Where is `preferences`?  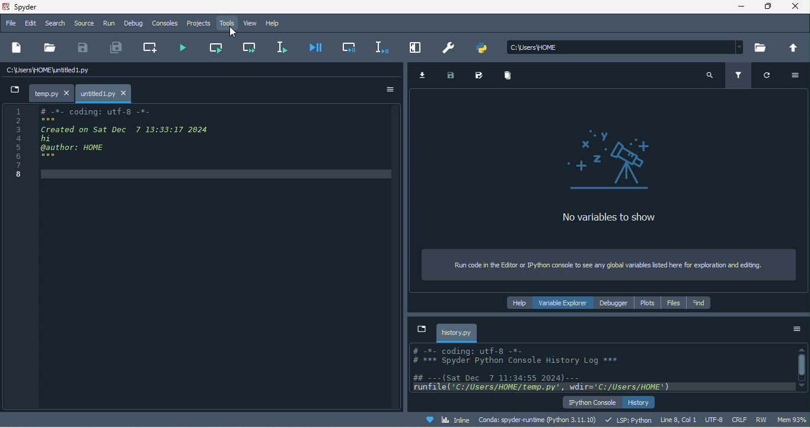 preferences is located at coordinates (450, 49).